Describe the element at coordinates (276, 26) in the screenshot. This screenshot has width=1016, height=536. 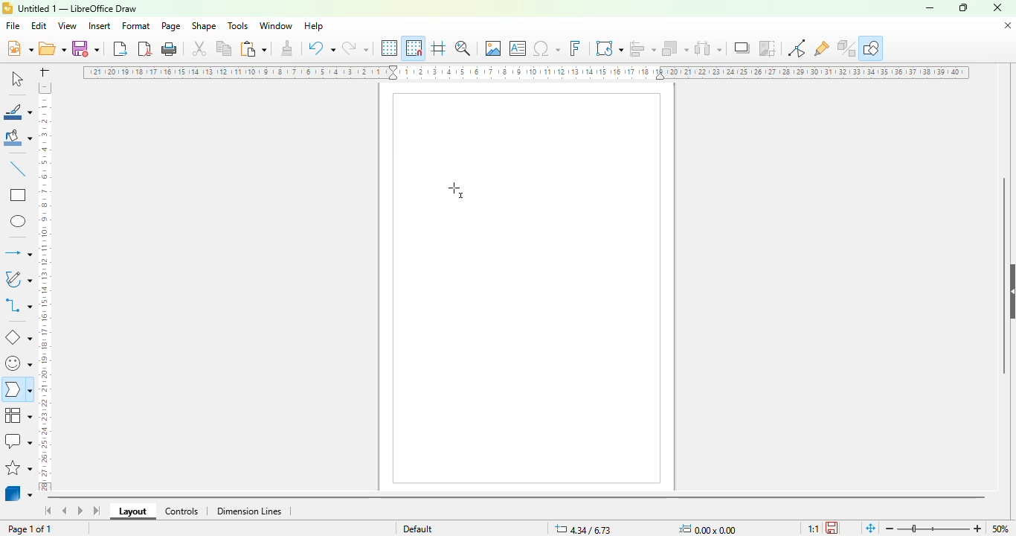
I see `window` at that location.